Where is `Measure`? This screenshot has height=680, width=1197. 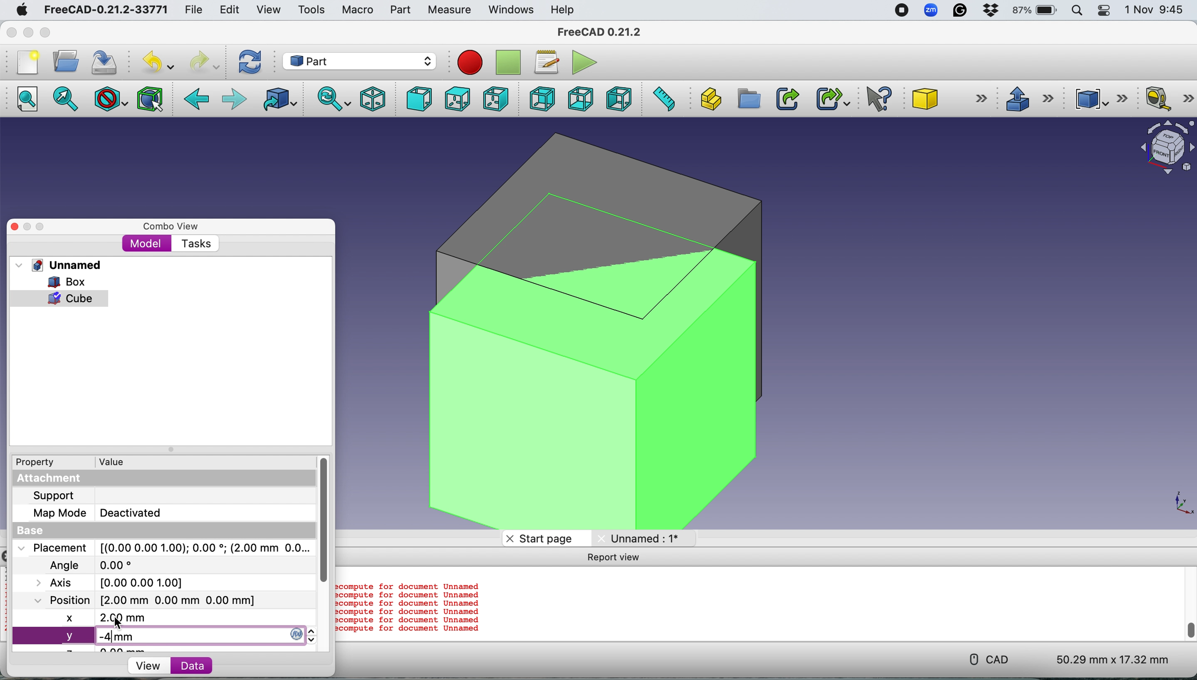
Measure is located at coordinates (451, 11).